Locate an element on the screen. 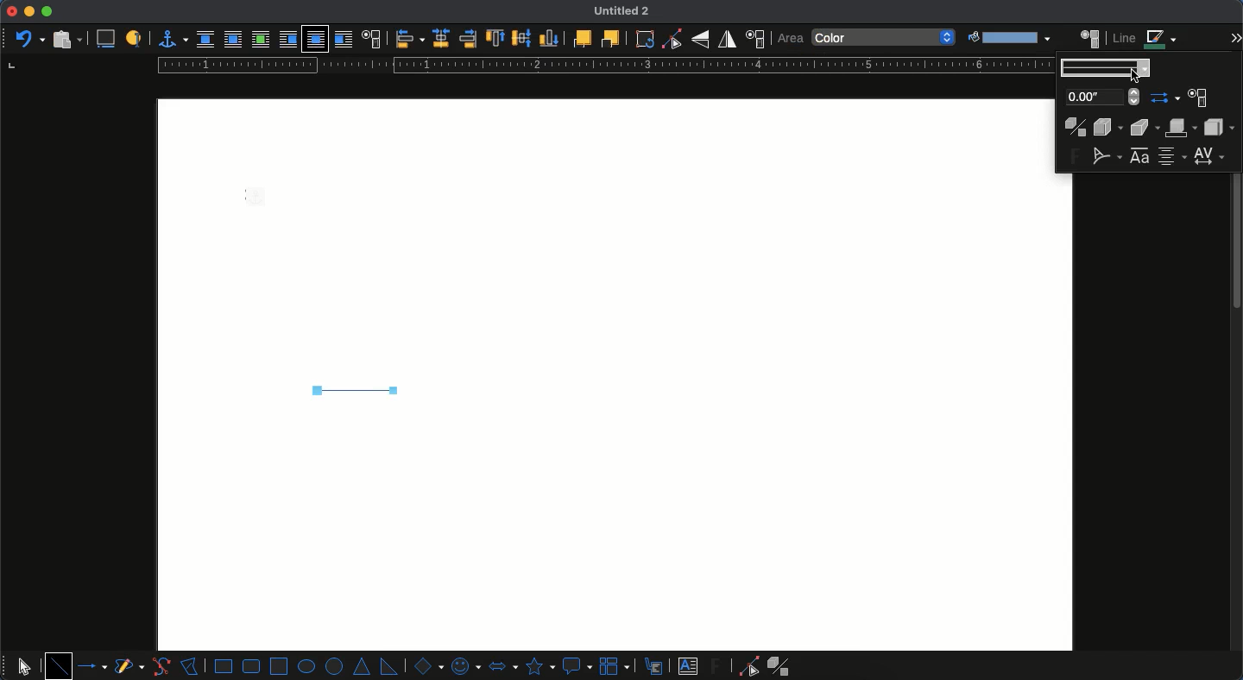 Image resolution: width=1243 pixels, height=680 pixels. depth is located at coordinates (1108, 127).